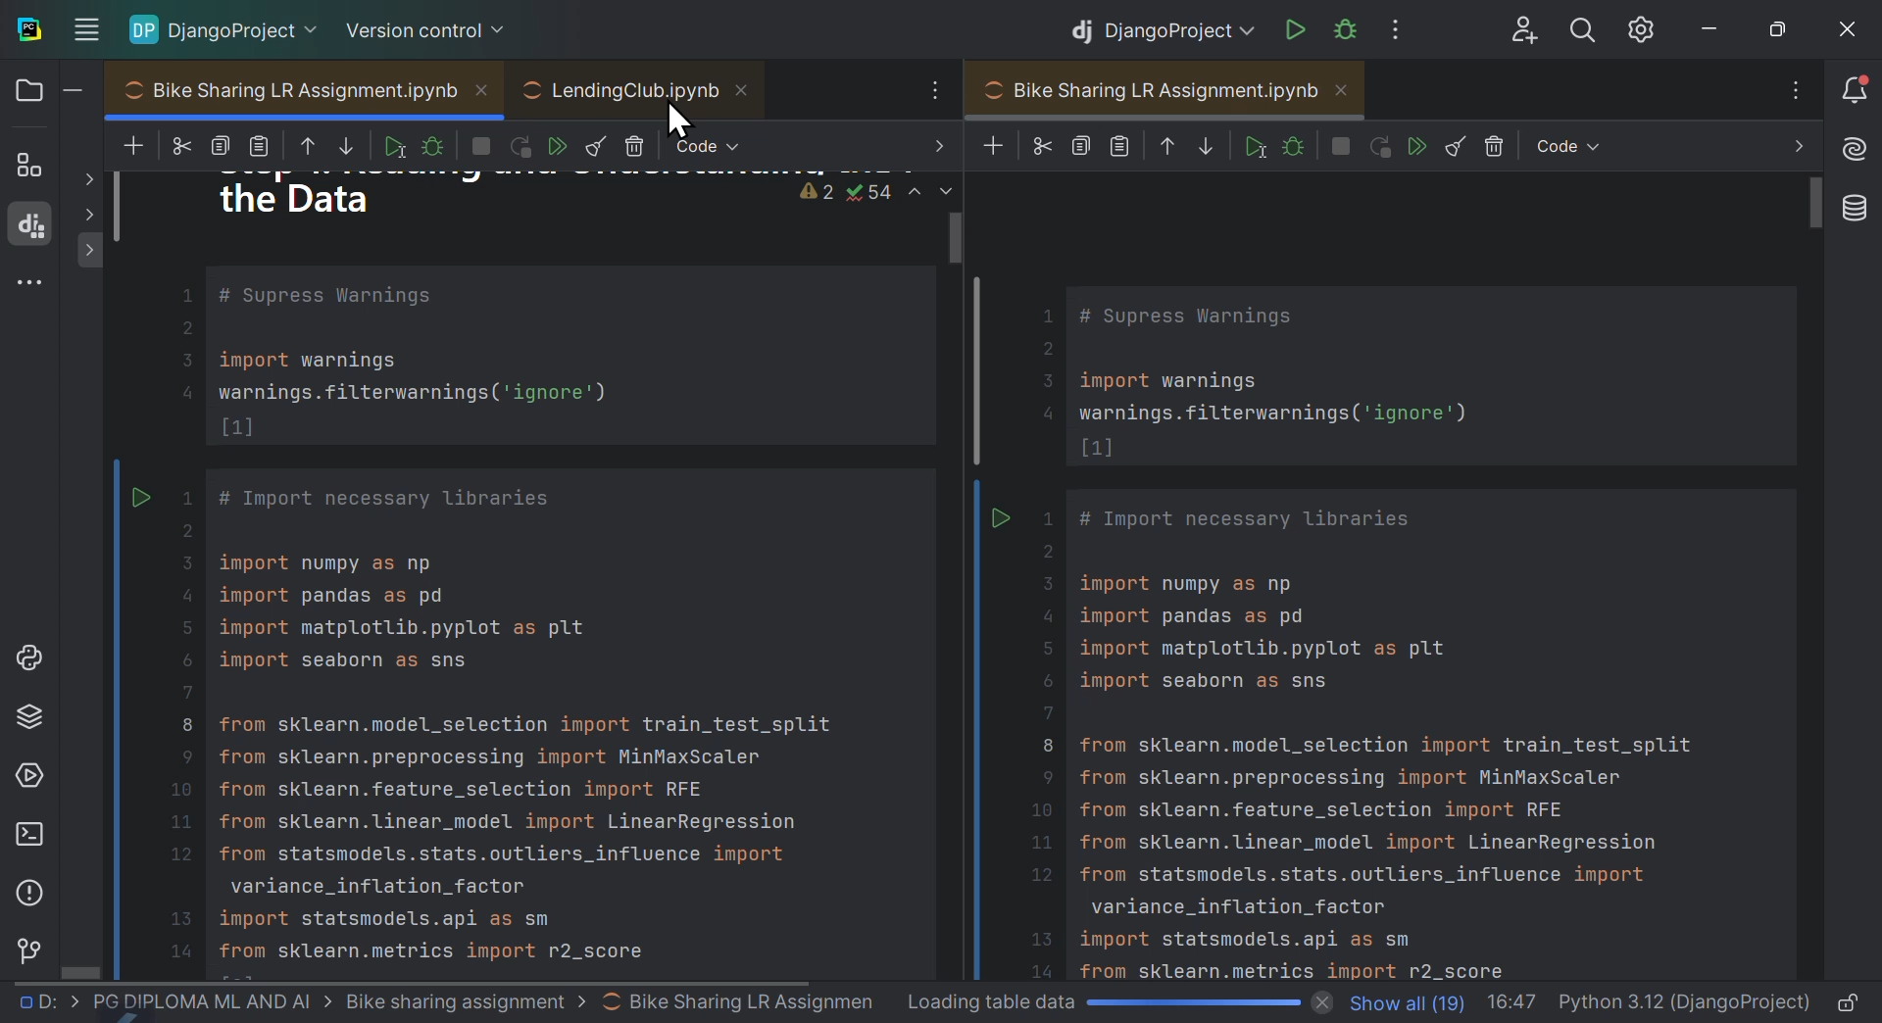 This screenshot has height=1023, width=1882. I want to click on Bike sharing L R assignment, so click(314, 90).